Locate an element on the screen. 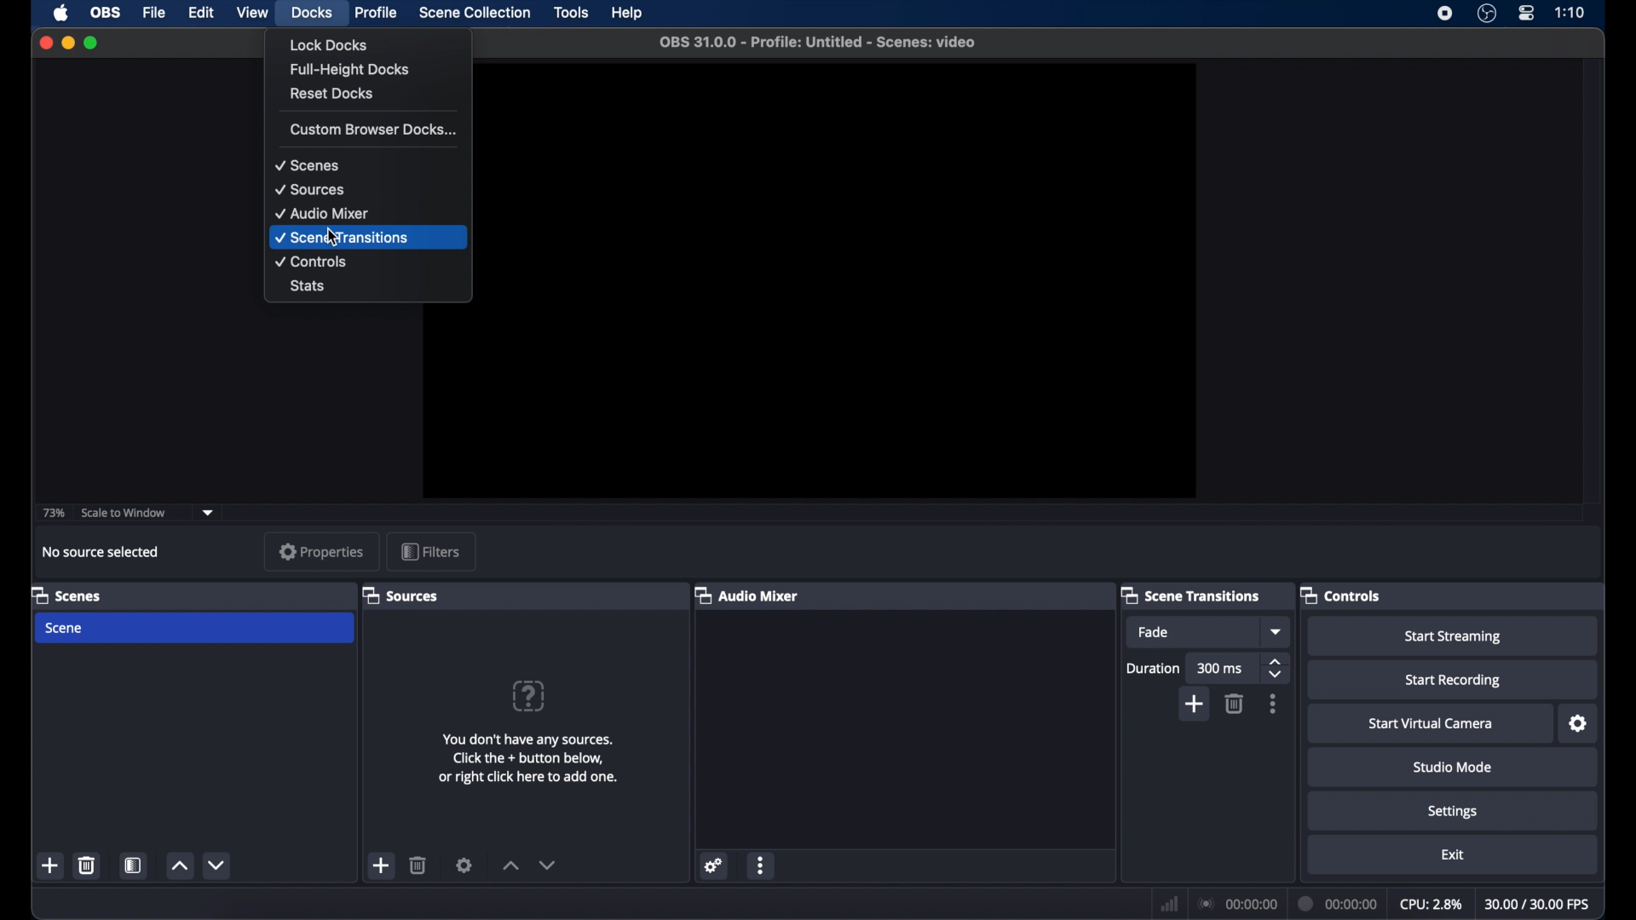 This screenshot has height=920, width=1636. settings is located at coordinates (464, 865).